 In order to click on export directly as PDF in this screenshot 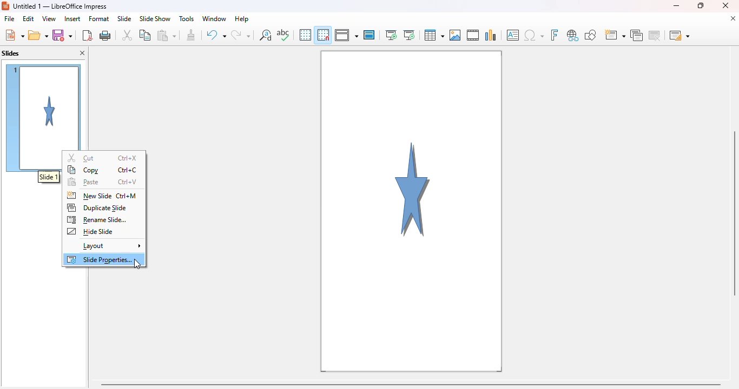, I will do `click(87, 35)`.